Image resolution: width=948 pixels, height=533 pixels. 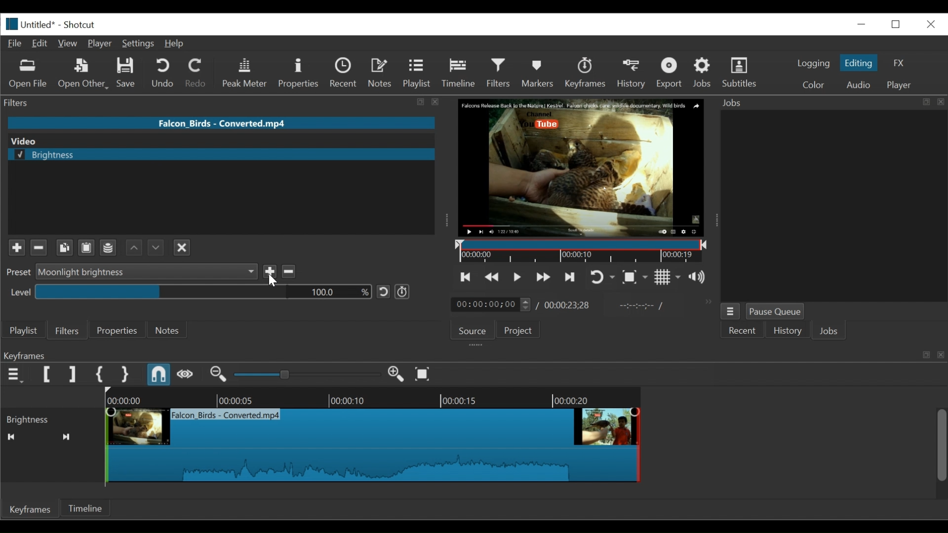 I want to click on Timeline, so click(x=460, y=74).